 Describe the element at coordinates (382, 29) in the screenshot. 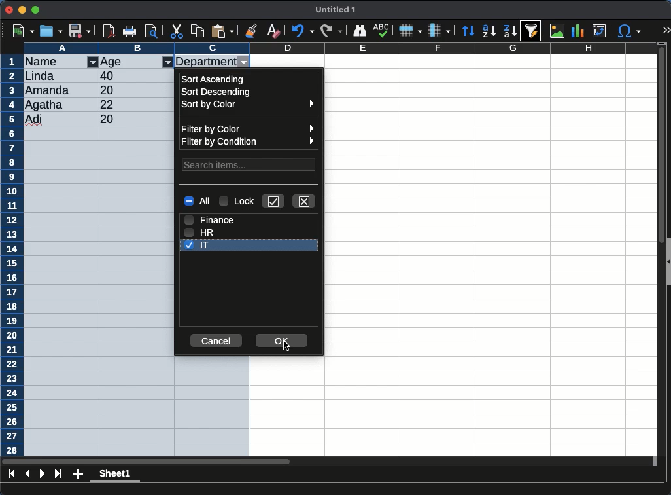

I see `spell check` at that location.